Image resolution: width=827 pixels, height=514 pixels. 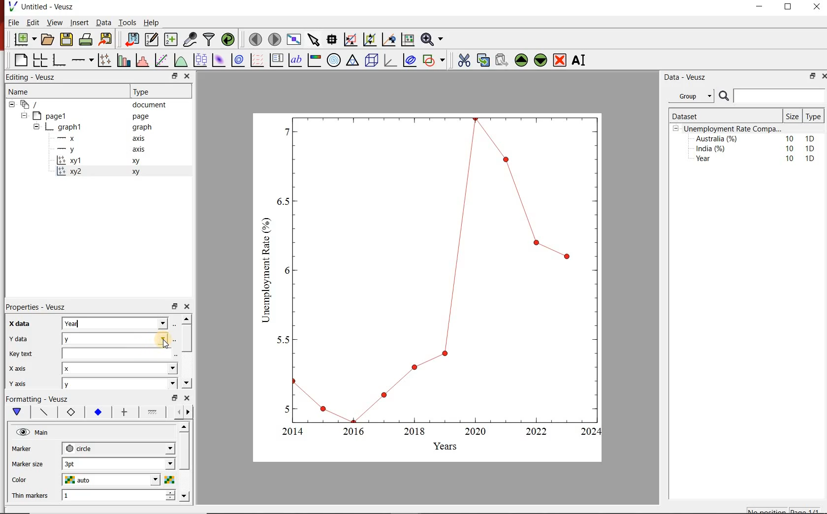 What do you see at coordinates (141, 60) in the screenshot?
I see `histograms` at bounding box center [141, 60].